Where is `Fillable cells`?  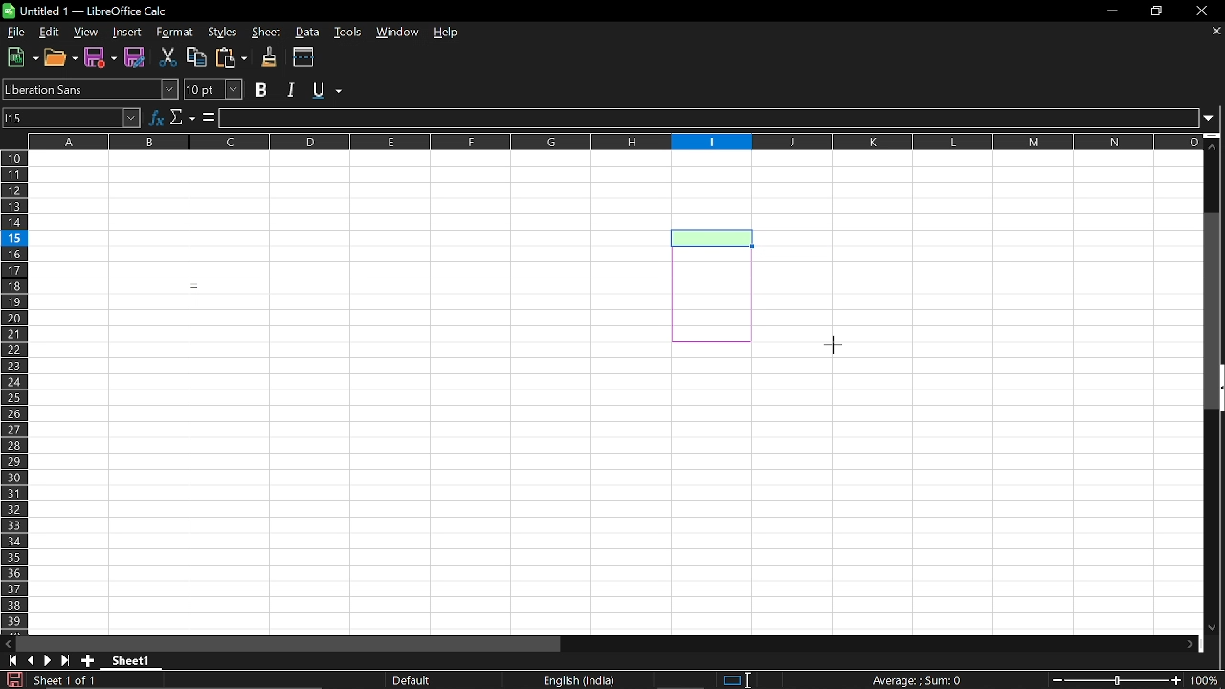
Fillable cells is located at coordinates (350, 393).